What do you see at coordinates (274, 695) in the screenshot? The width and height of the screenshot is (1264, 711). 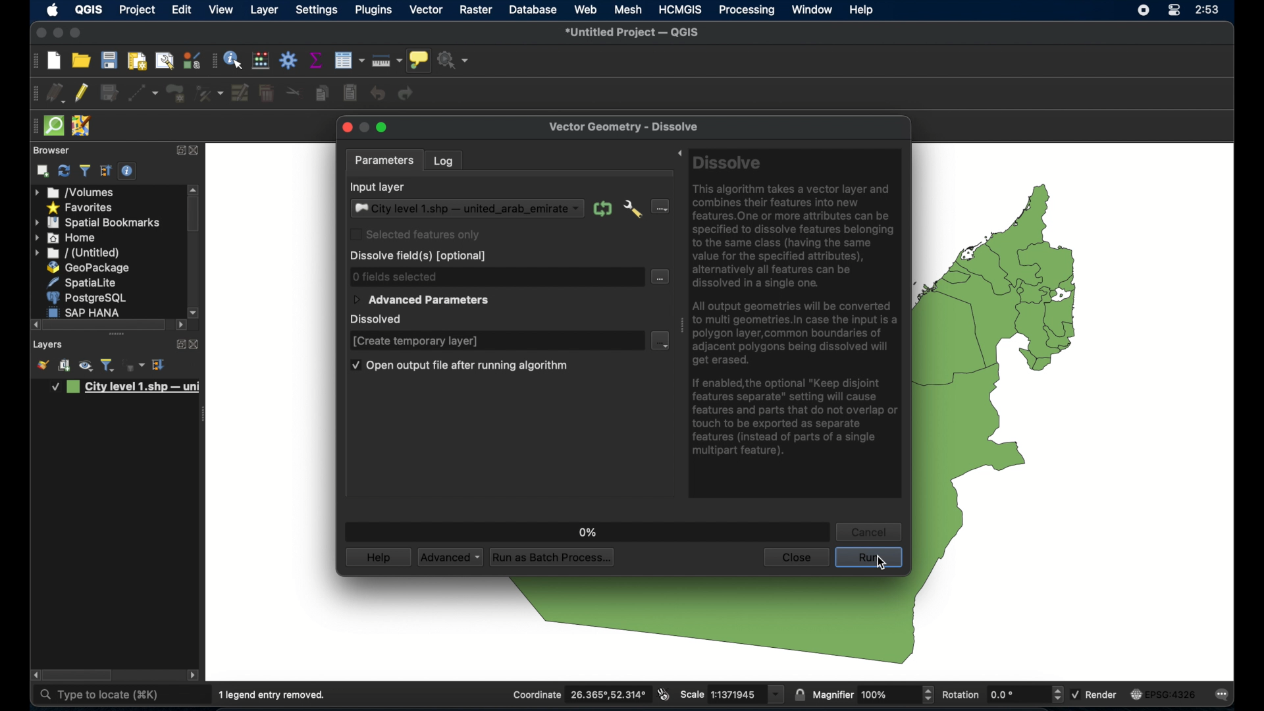 I see `1 legend entry removed` at bounding box center [274, 695].